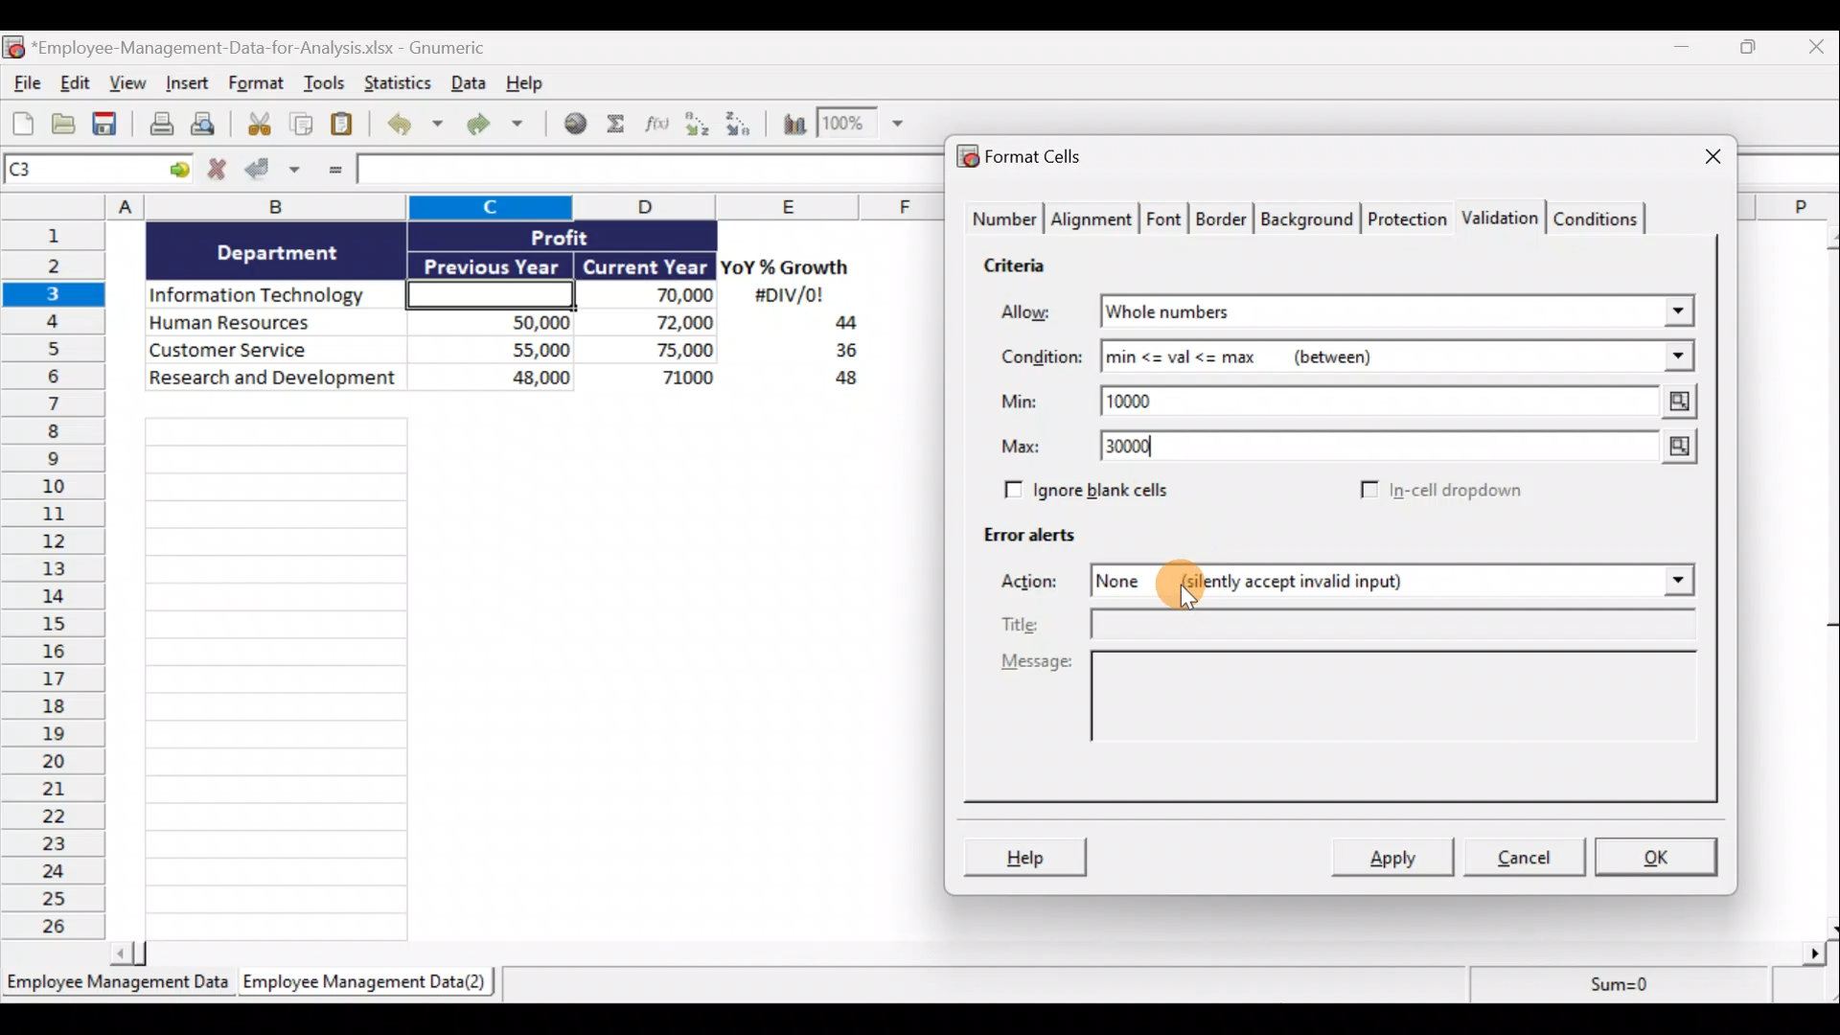 The image size is (1840, 1035). What do you see at coordinates (1093, 219) in the screenshot?
I see `Alignment` at bounding box center [1093, 219].